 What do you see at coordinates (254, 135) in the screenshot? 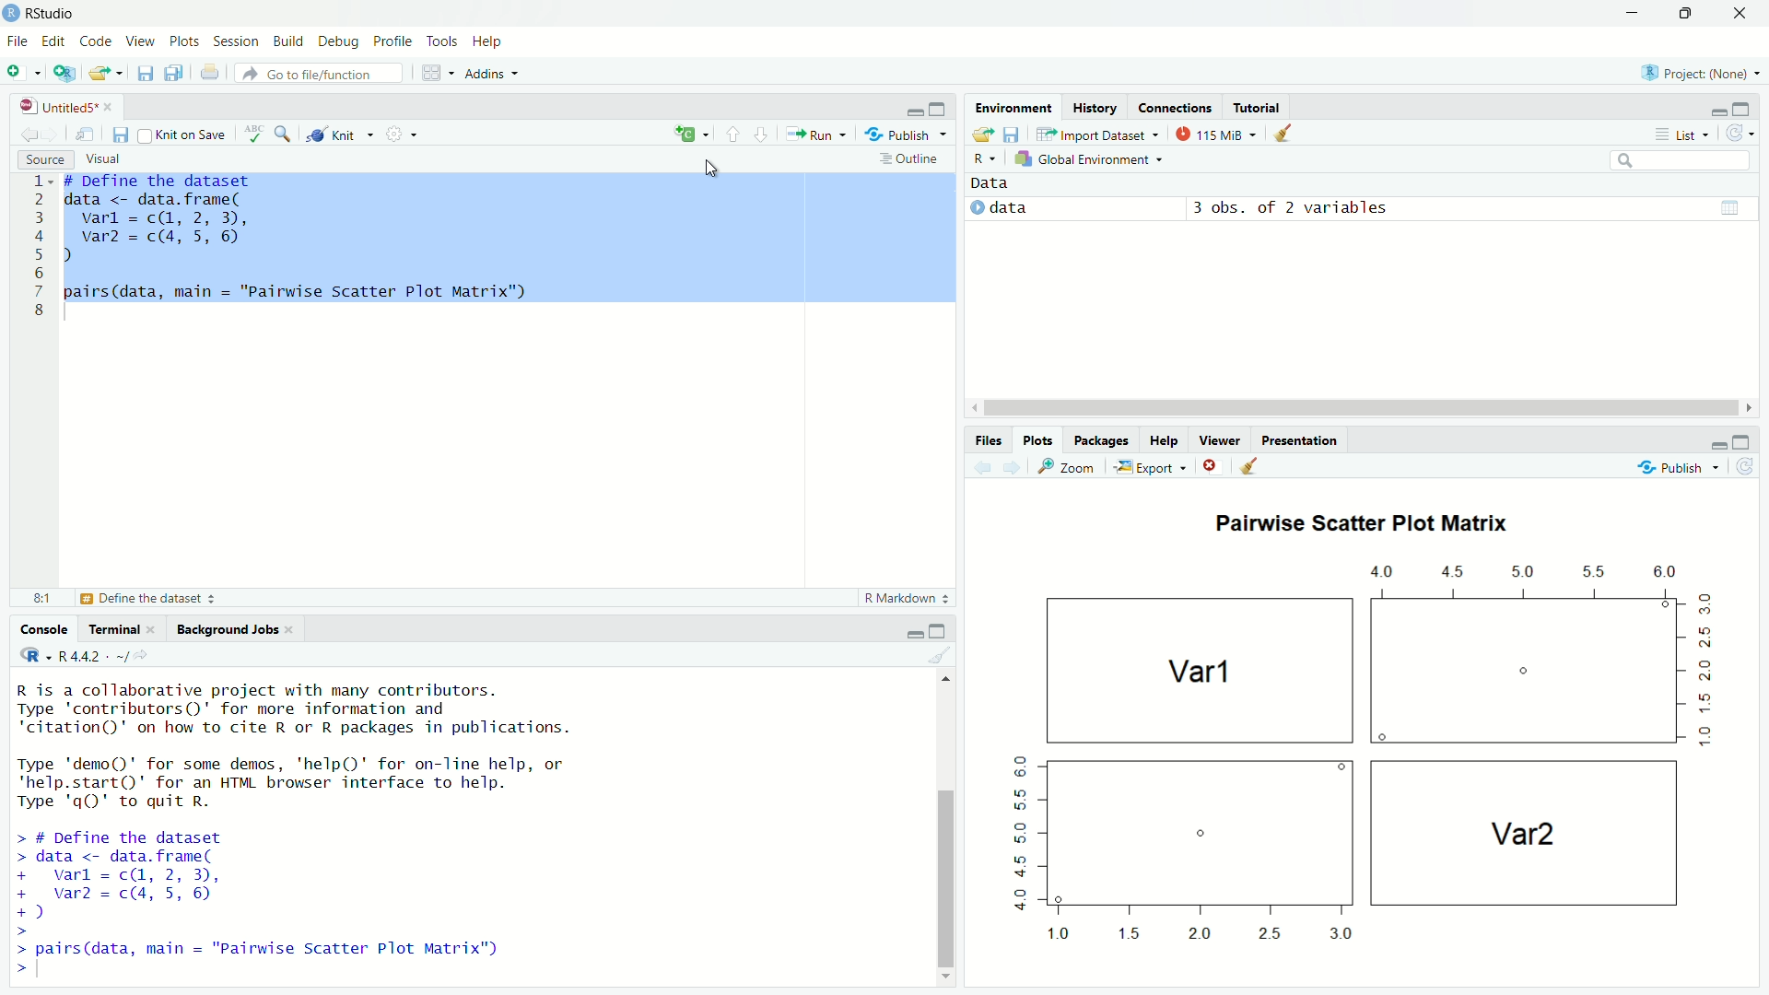
I see `Spell check` at bounding box center [254, 135].